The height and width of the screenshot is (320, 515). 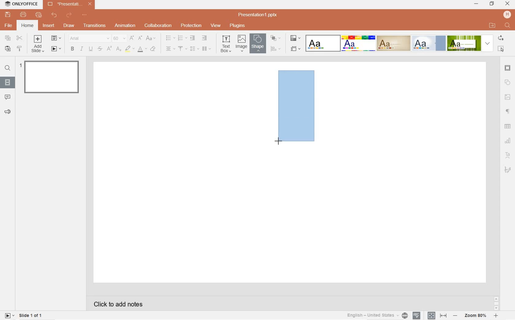 I want to click on paste, so click(x=7, y=49).